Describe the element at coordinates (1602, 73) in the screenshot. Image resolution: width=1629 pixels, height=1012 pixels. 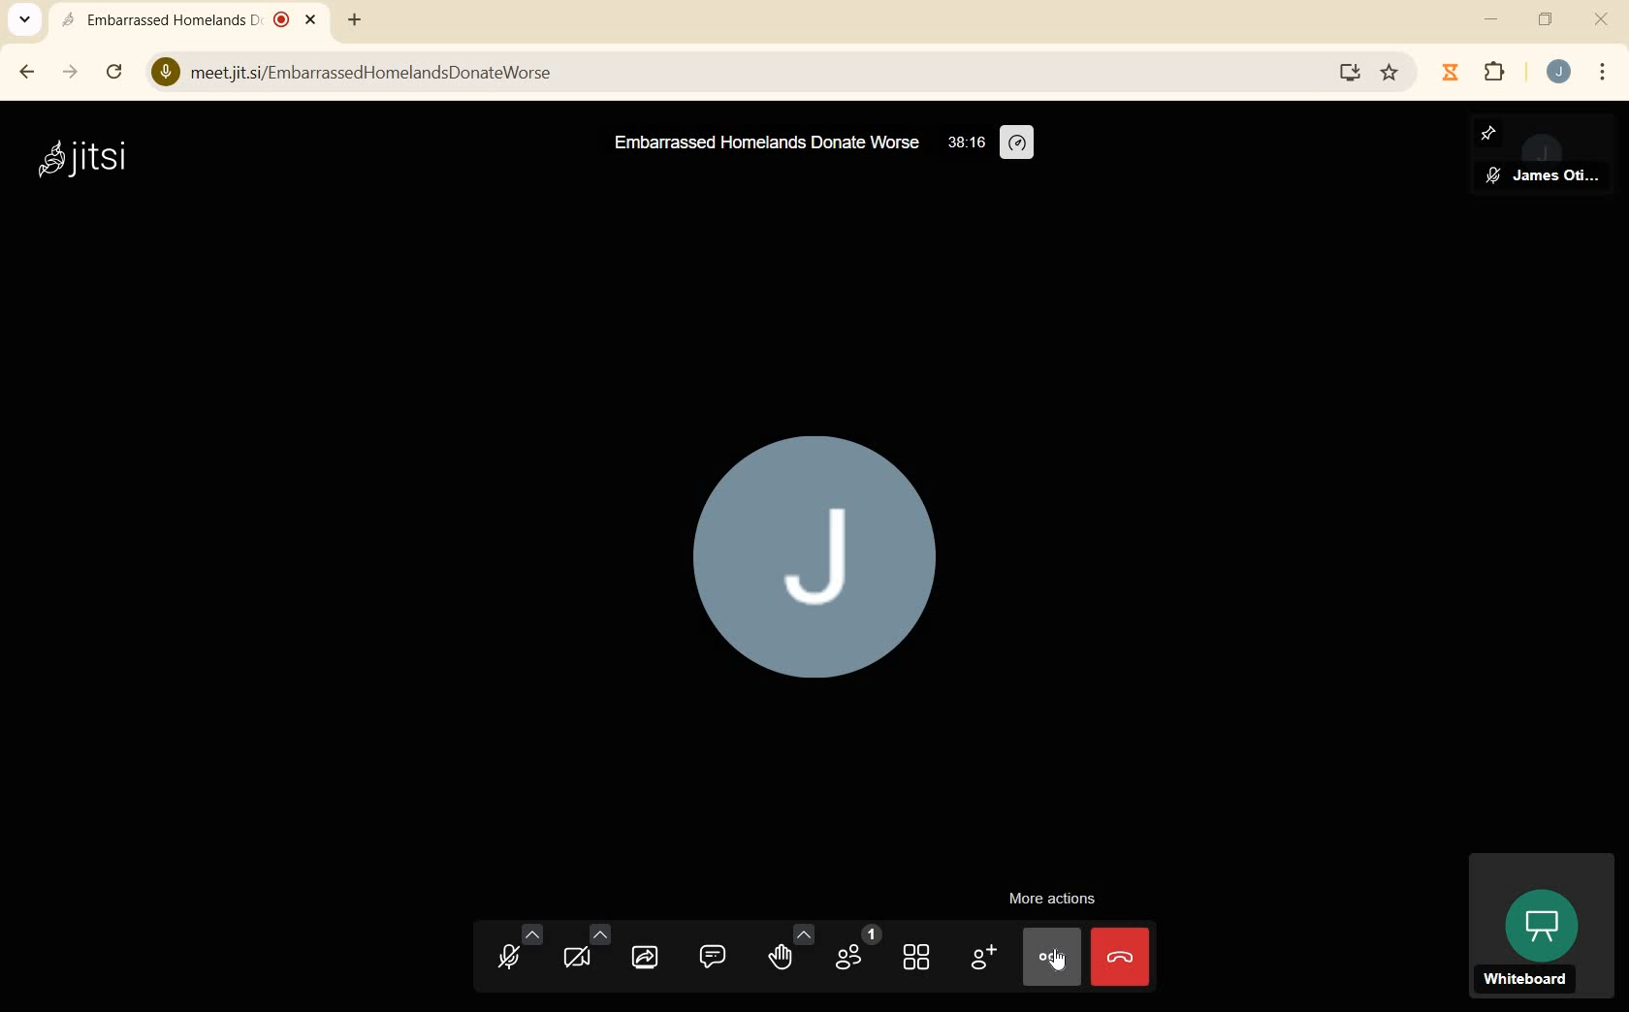
I see `customize google chrome` at that location.